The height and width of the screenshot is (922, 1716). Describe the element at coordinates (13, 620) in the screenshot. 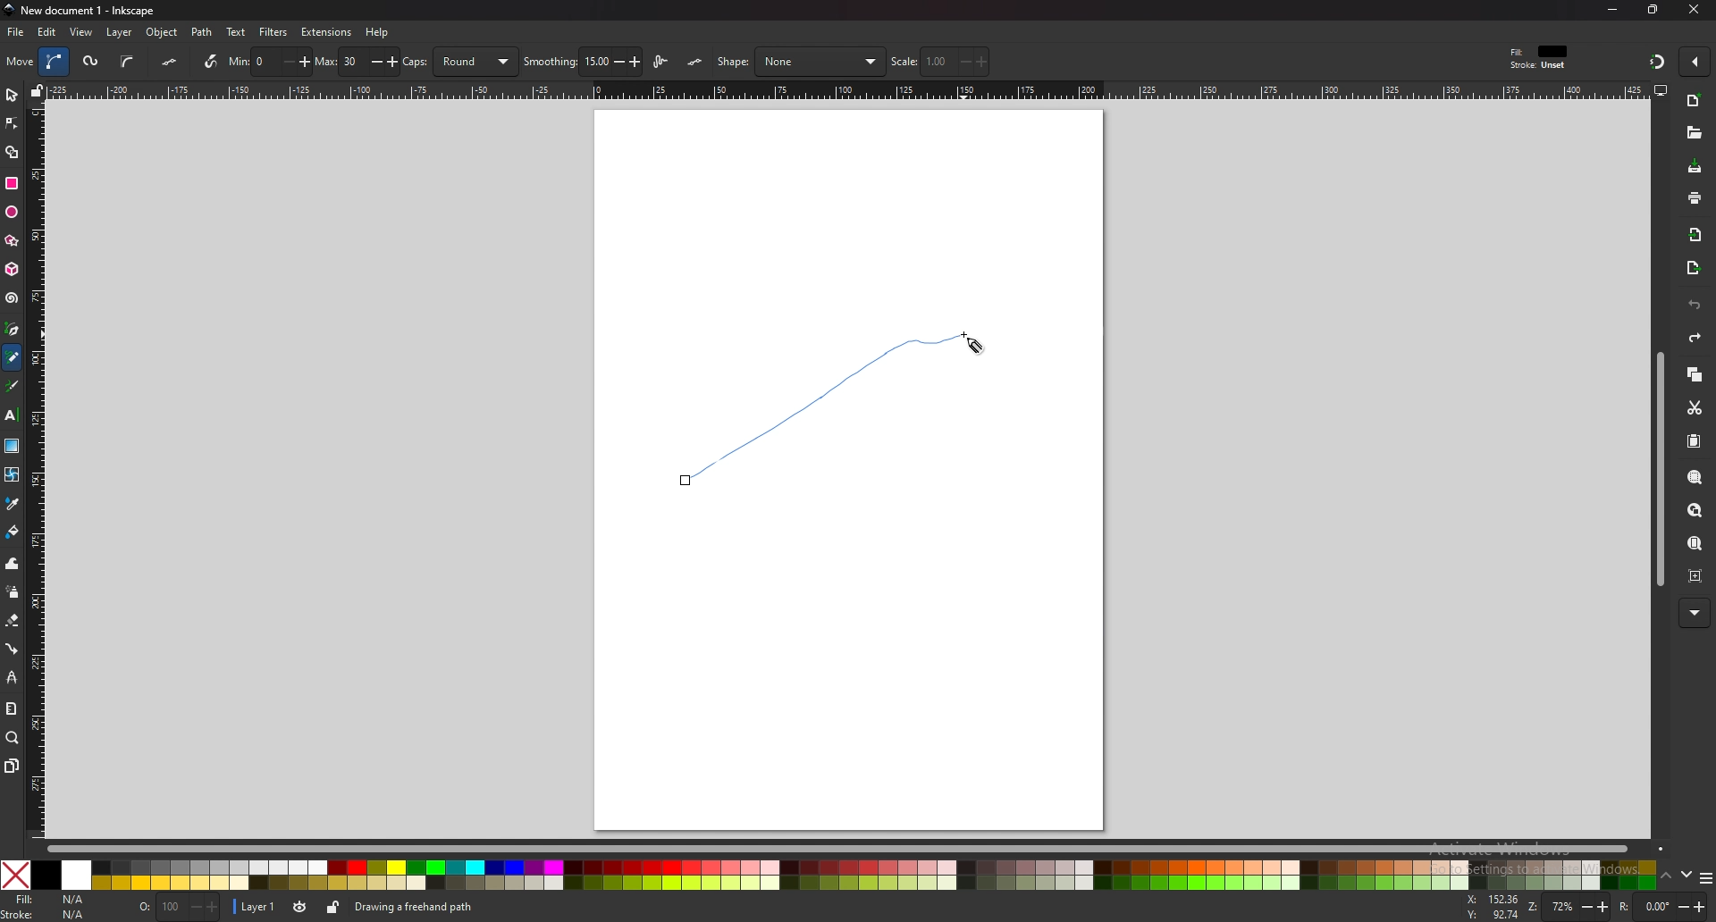

I see `eraser` at that location.